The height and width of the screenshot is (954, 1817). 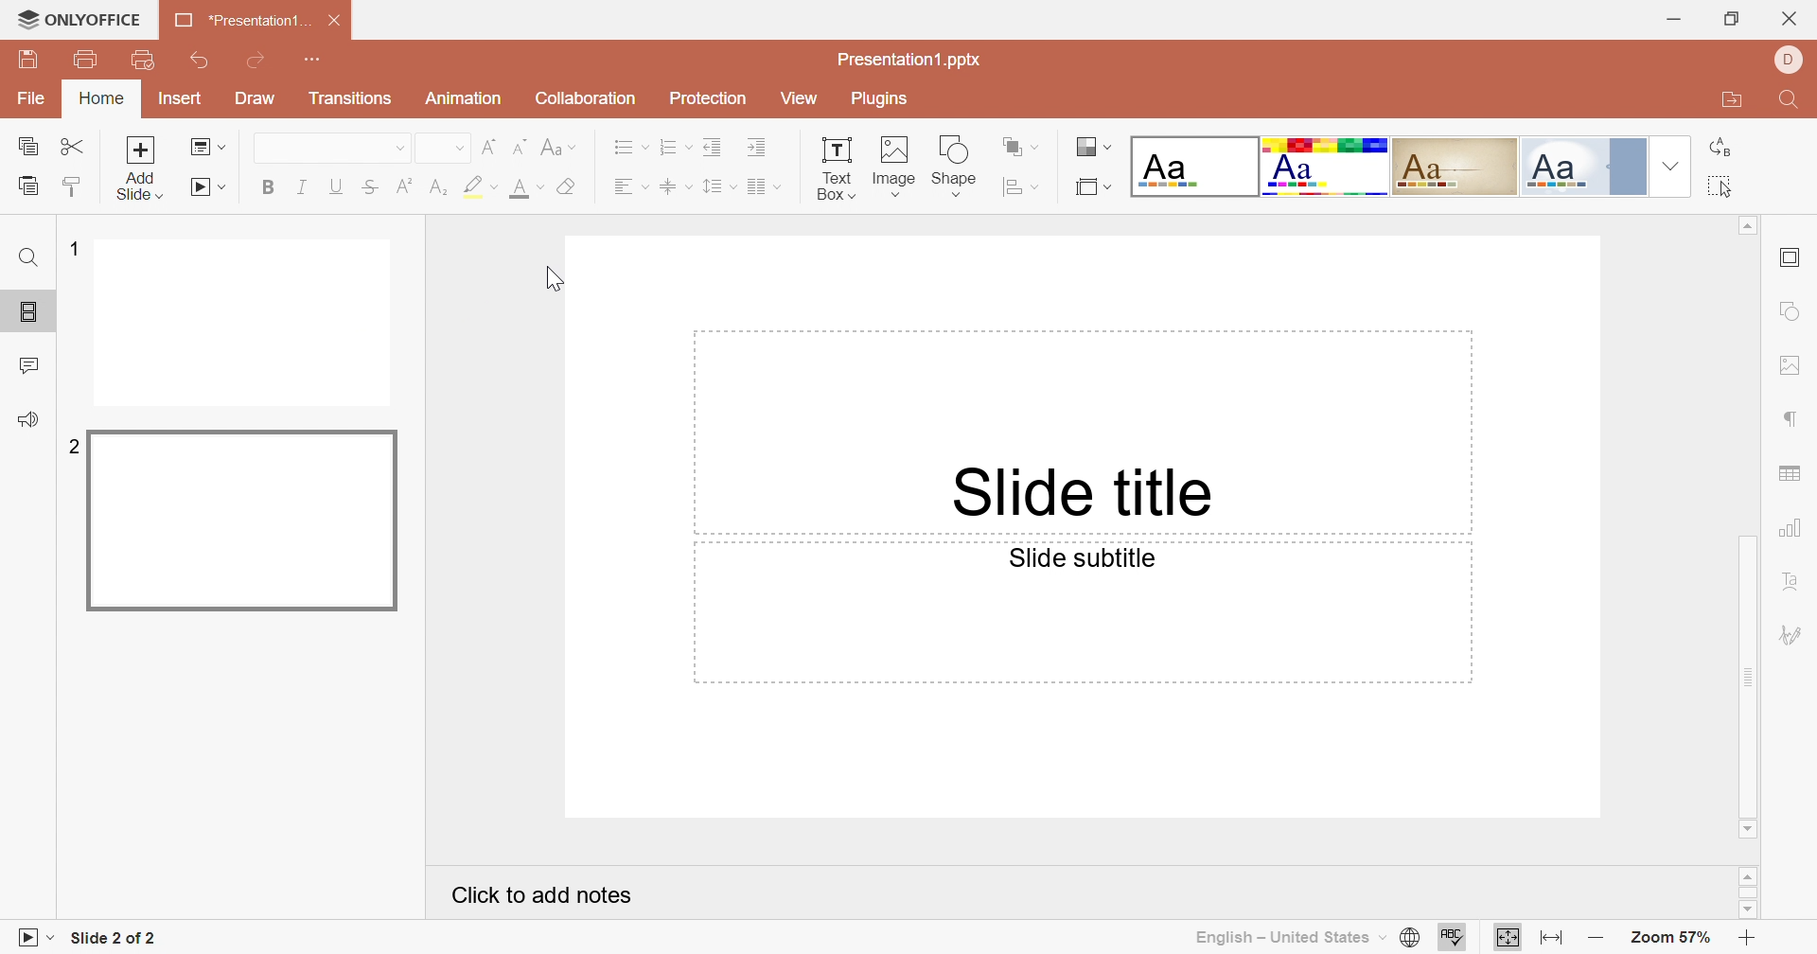 What do you see at coordinates (405, 187) in the screenshot?
I see `Superscript` at bounding box center [405, 187].